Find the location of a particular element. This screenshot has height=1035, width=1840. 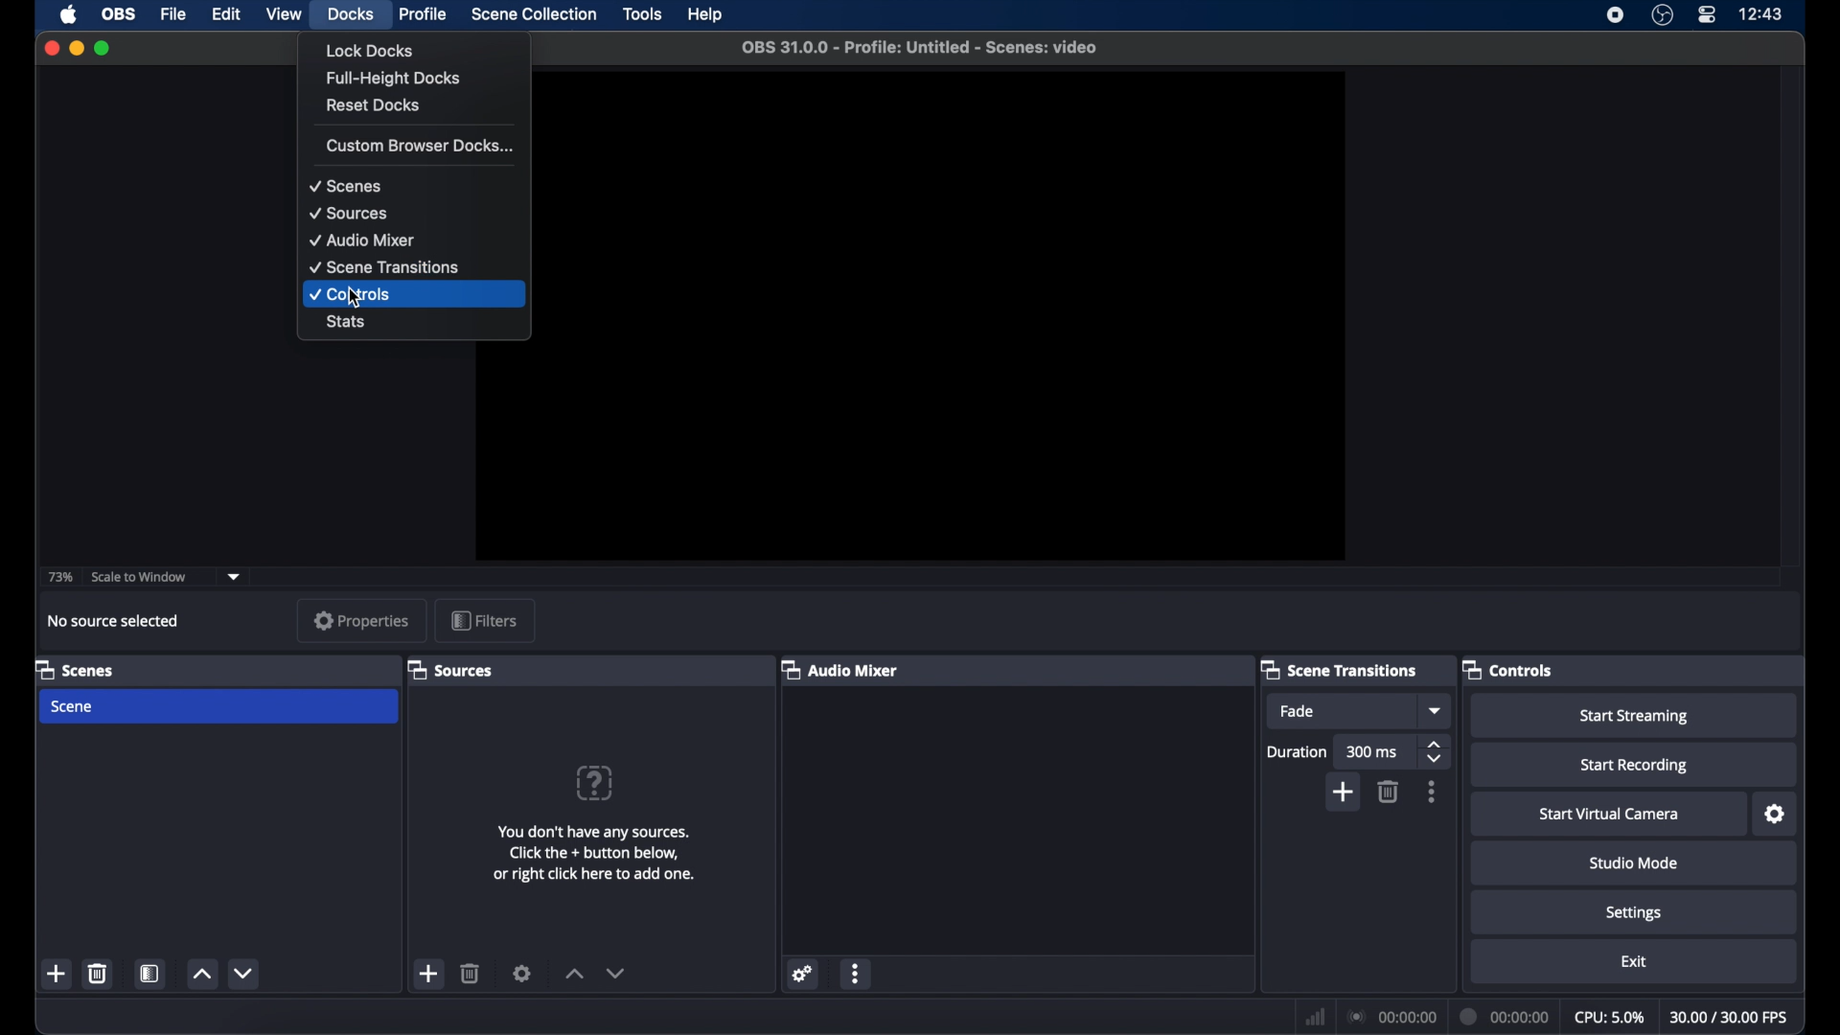

scenes is located at coordinates (346, 186).